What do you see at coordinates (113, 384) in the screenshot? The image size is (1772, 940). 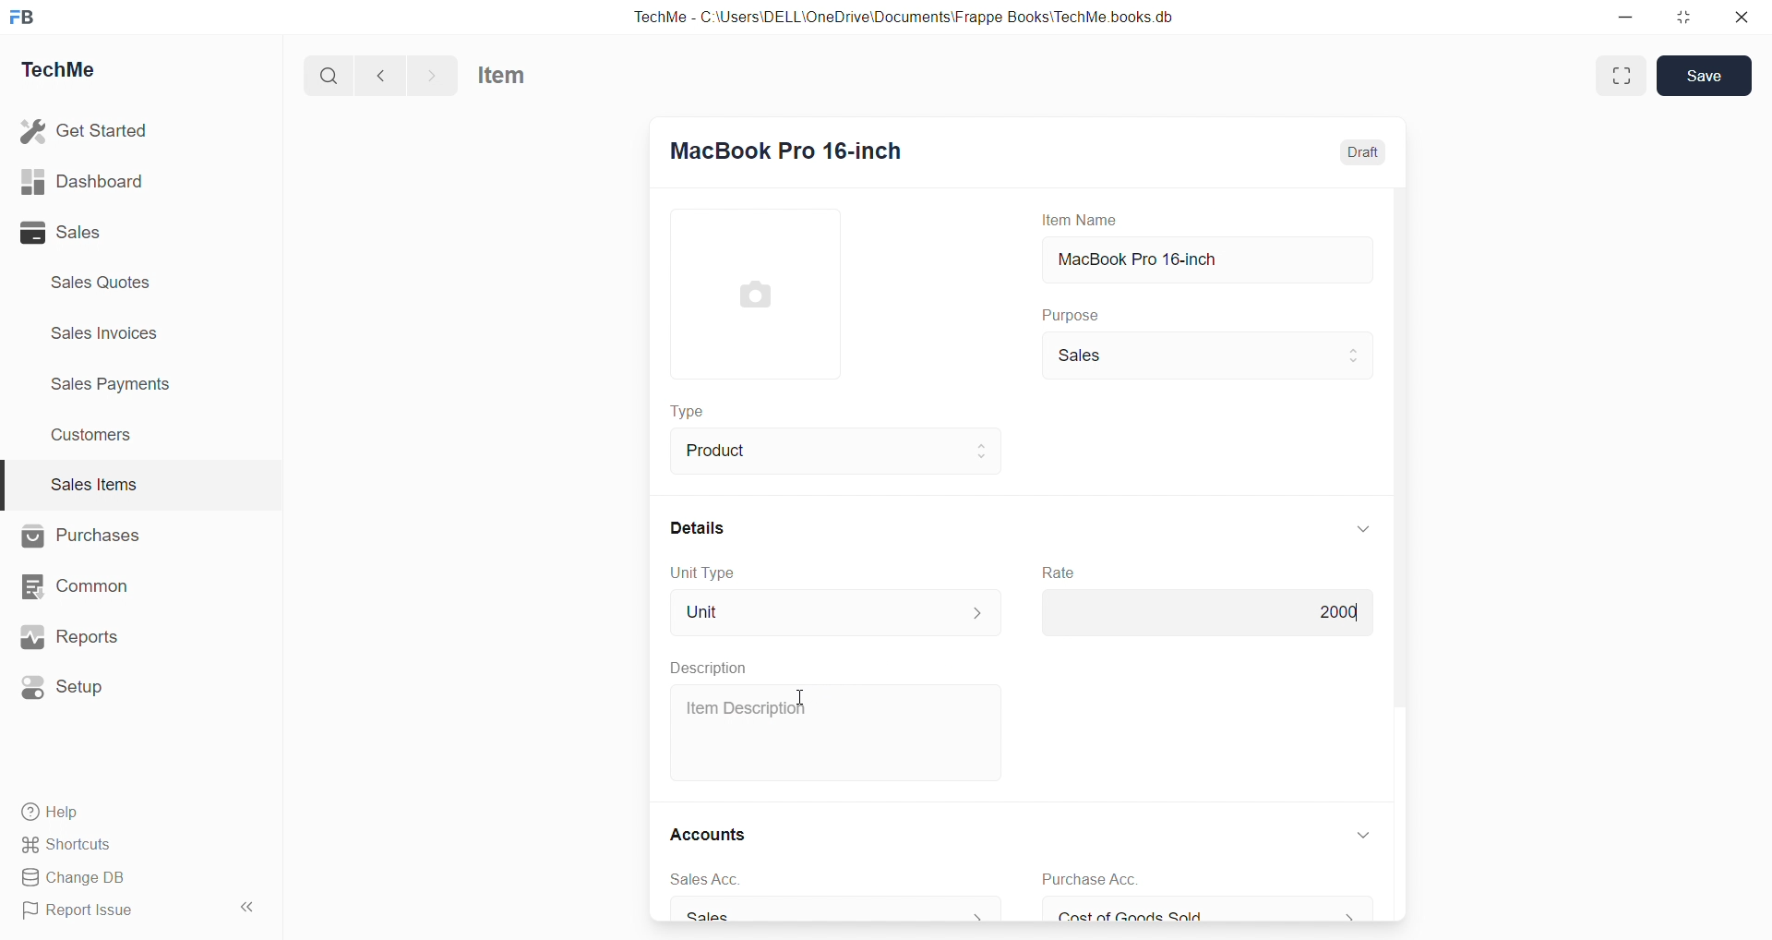 I see `Sales Payments` at bounding box center [113, 384].